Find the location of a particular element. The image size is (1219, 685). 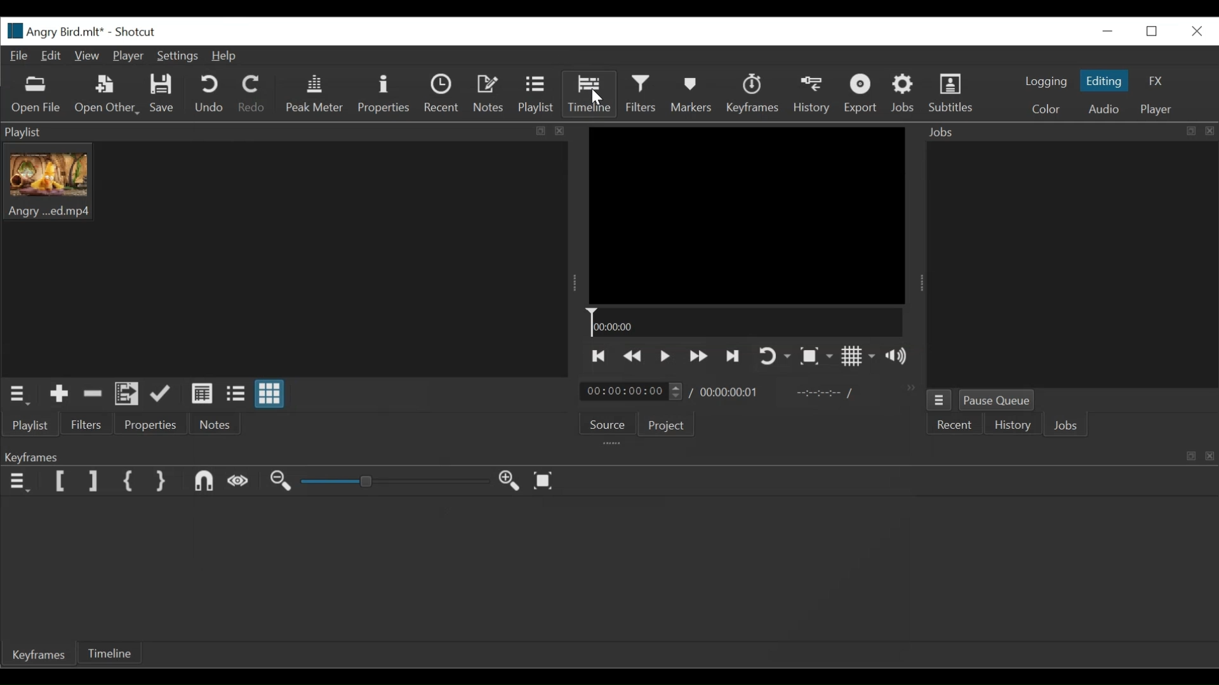

Source is located at coordinates (608, 424).